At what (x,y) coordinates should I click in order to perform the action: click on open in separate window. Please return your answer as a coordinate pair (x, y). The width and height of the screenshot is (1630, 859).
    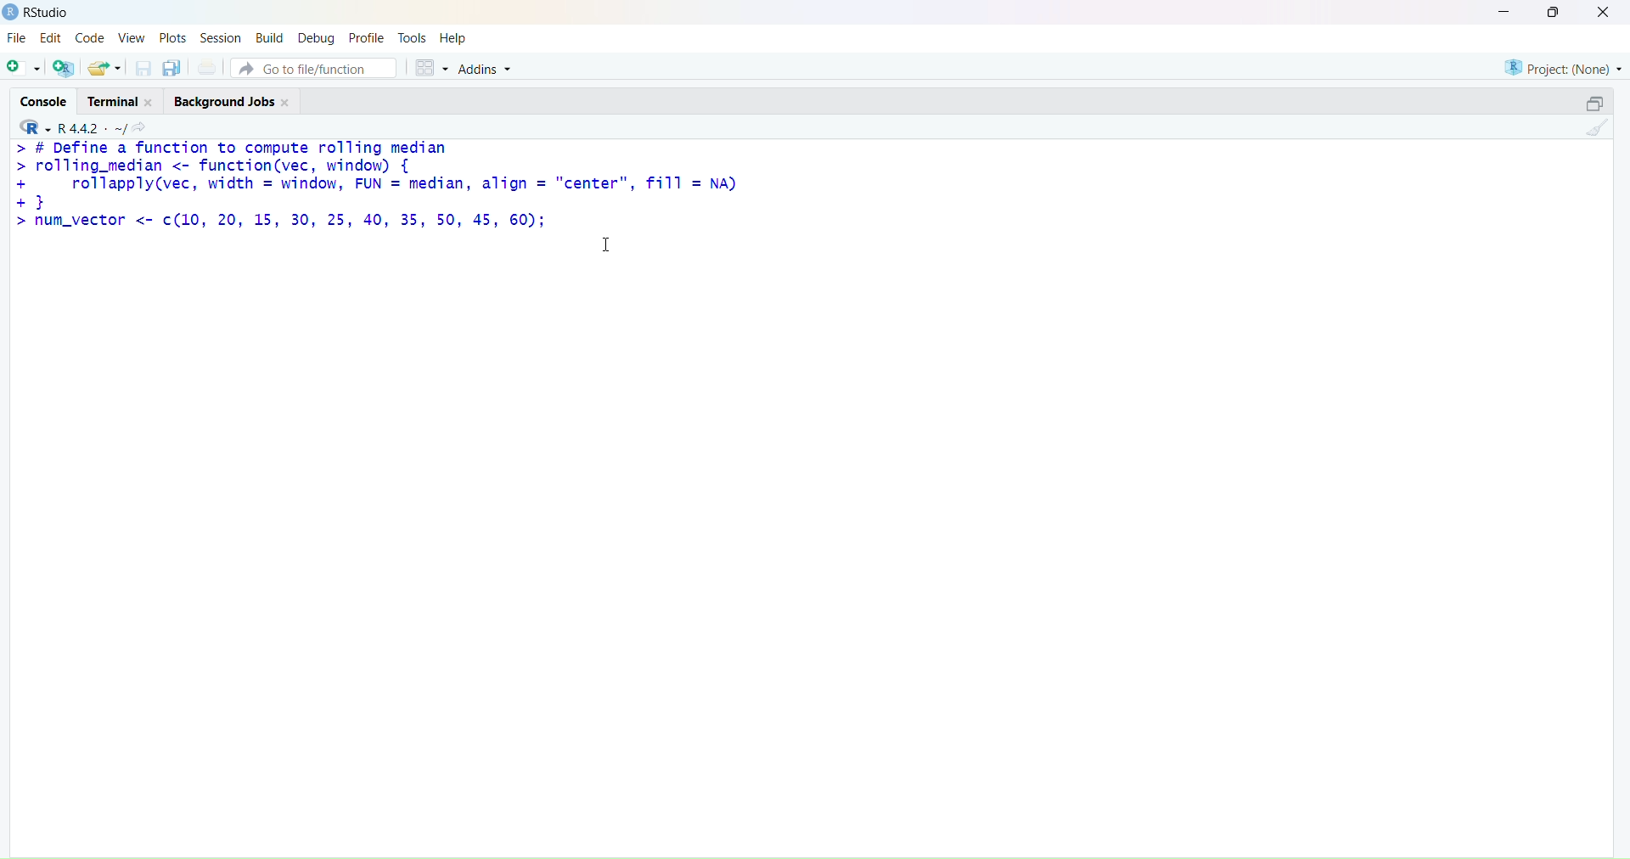
    Looking at the image, I should click on (1594, 104).